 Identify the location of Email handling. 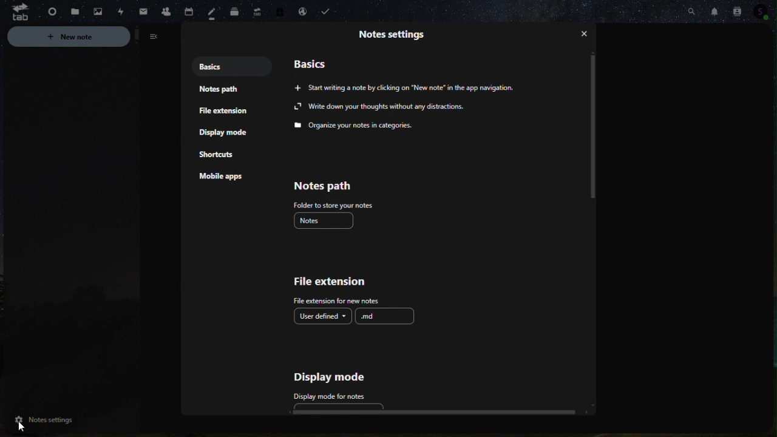
(302, 10).